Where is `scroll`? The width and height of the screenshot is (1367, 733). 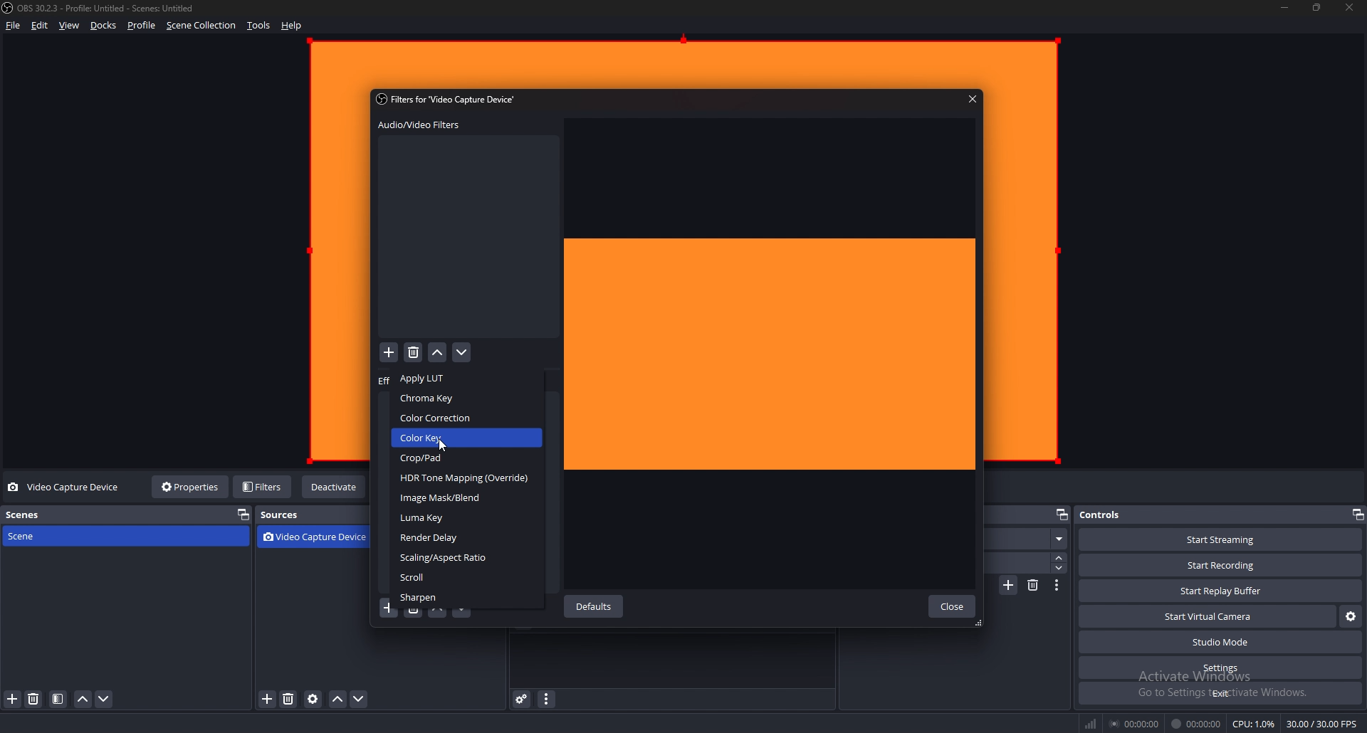 scroll is located at coordinates (466, 576).